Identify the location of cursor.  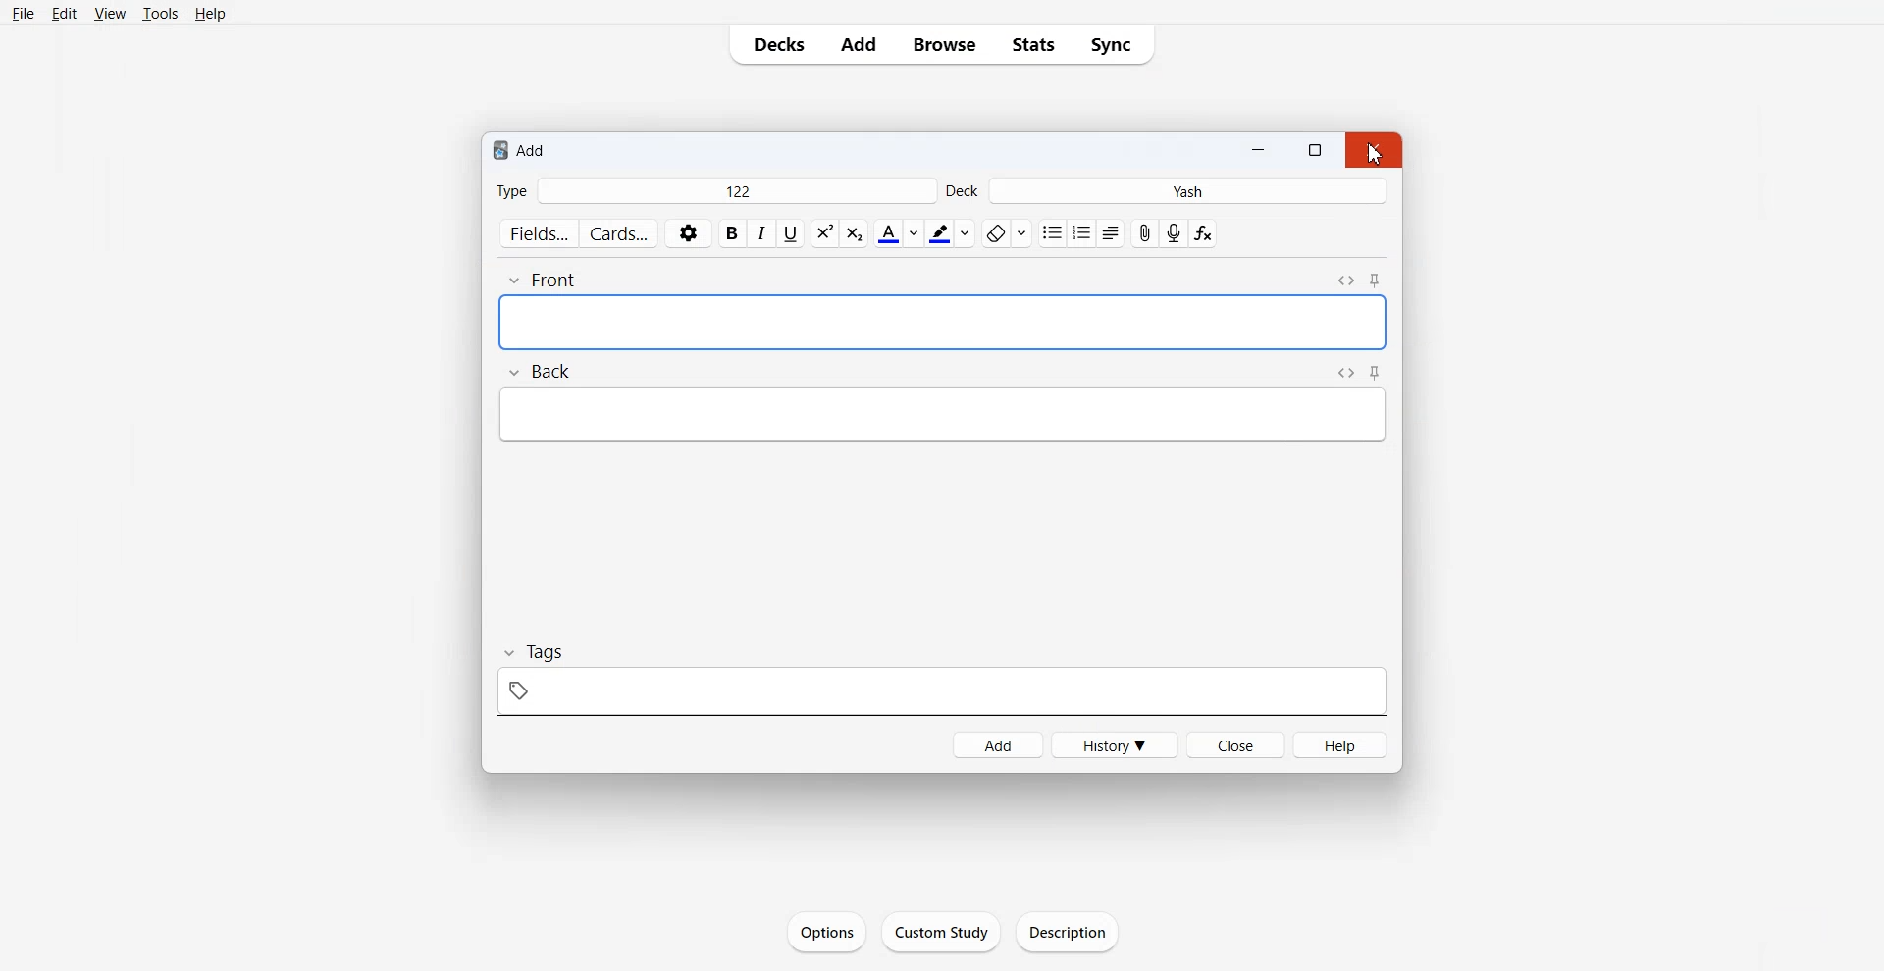
(1374, 155).